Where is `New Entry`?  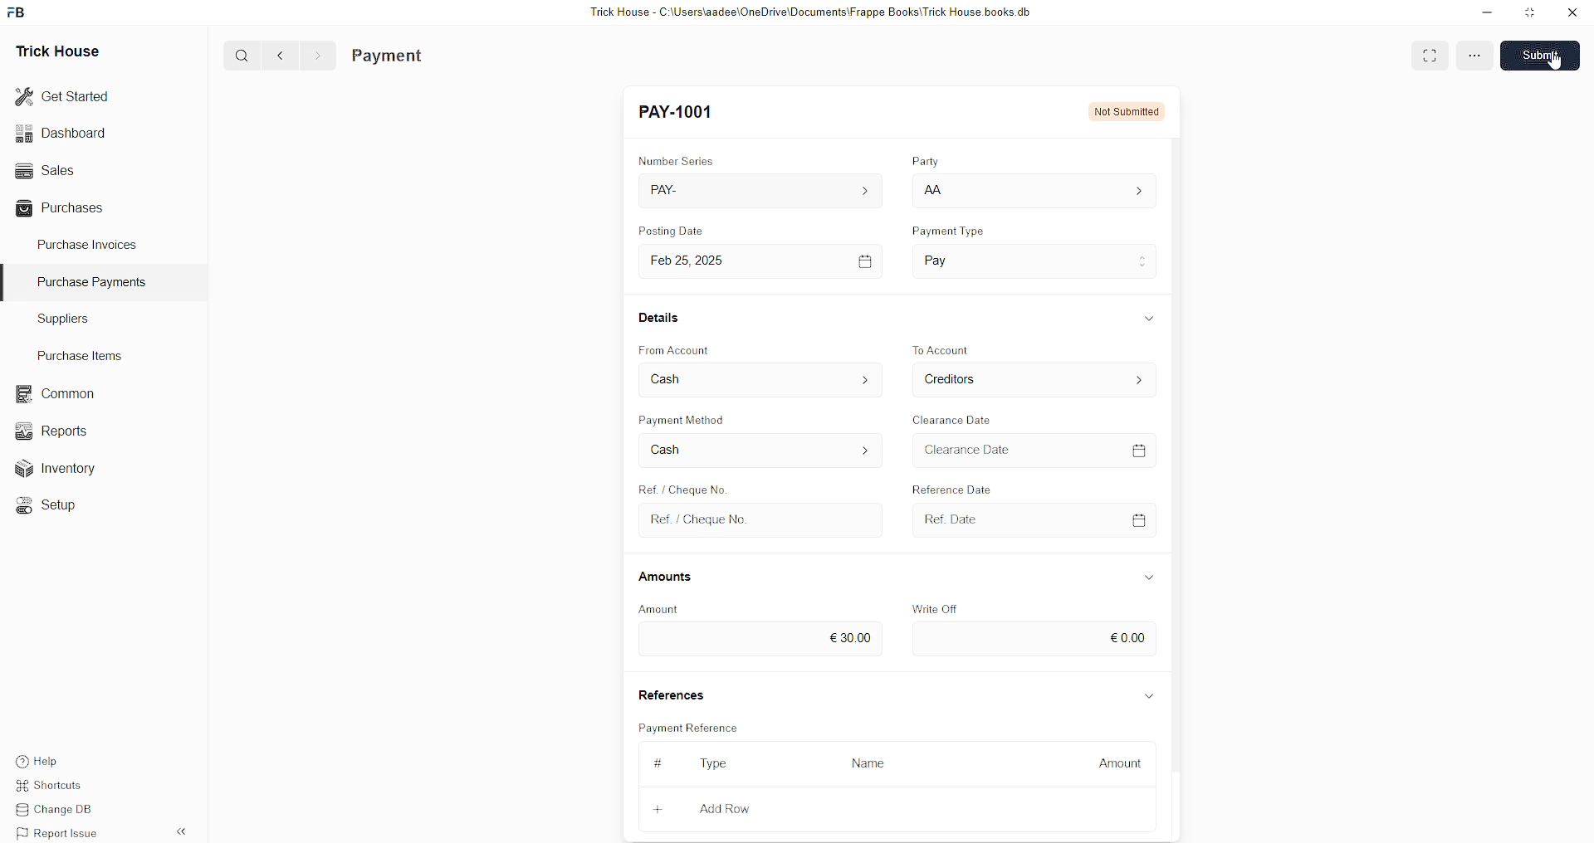
New Entry is located at coordinates (684, 113).